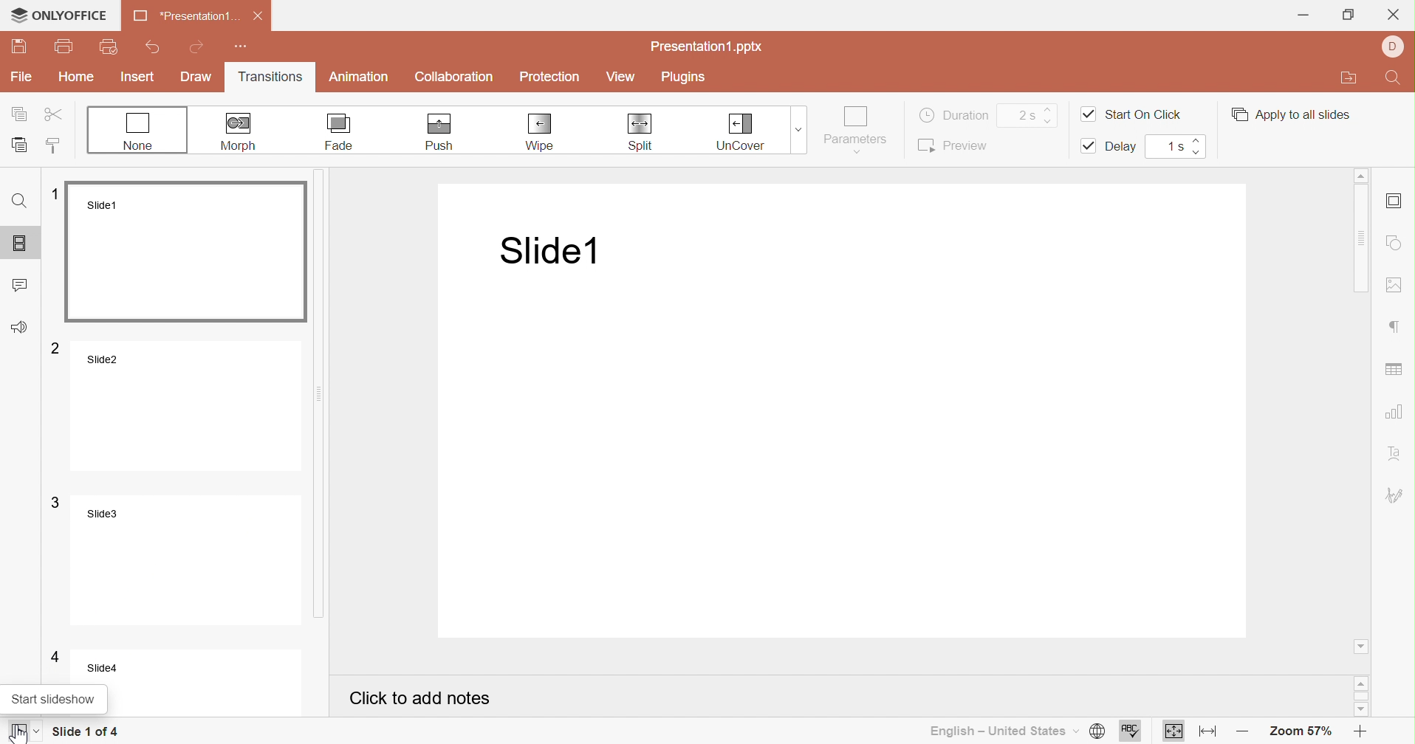 The image size is (1415, 744). I want to click on 2s, so click(1024, 115).